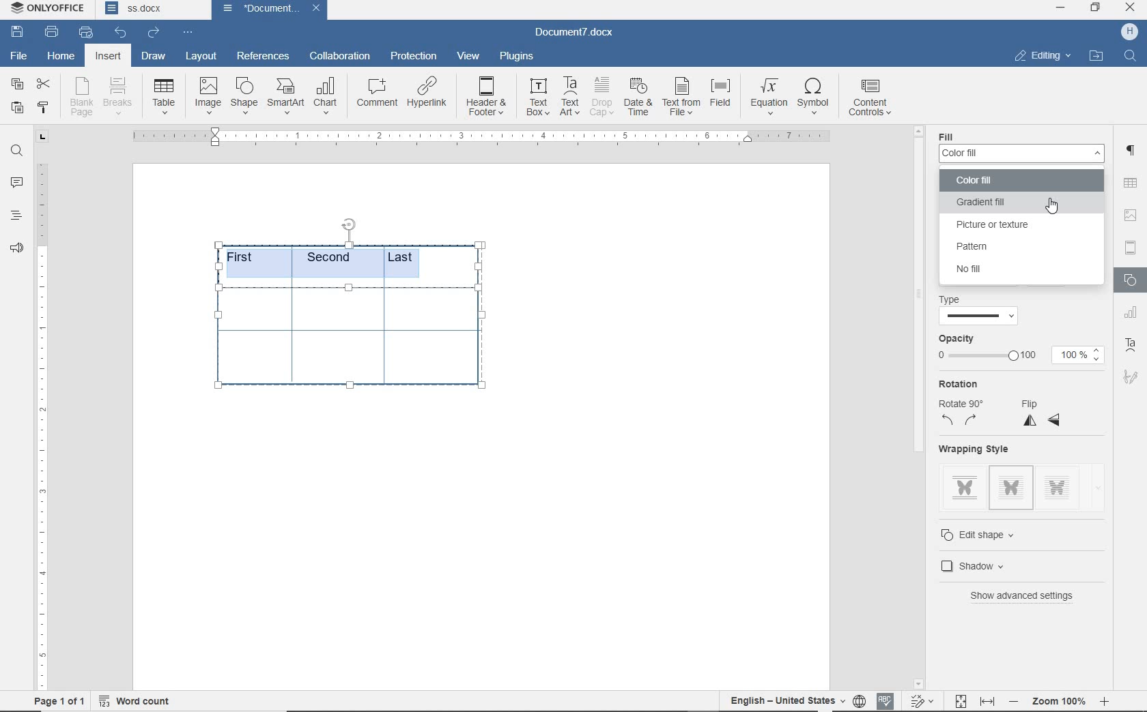 The height and width of the screenshot is (712, 1147). I want to click on HP, so click(1128, 31).